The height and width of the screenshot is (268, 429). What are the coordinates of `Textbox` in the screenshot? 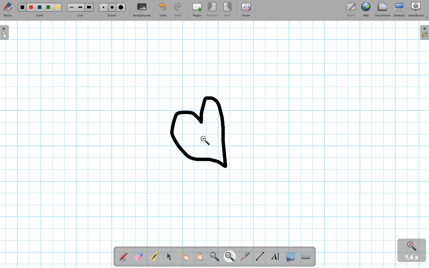 It's located at (275, 256).